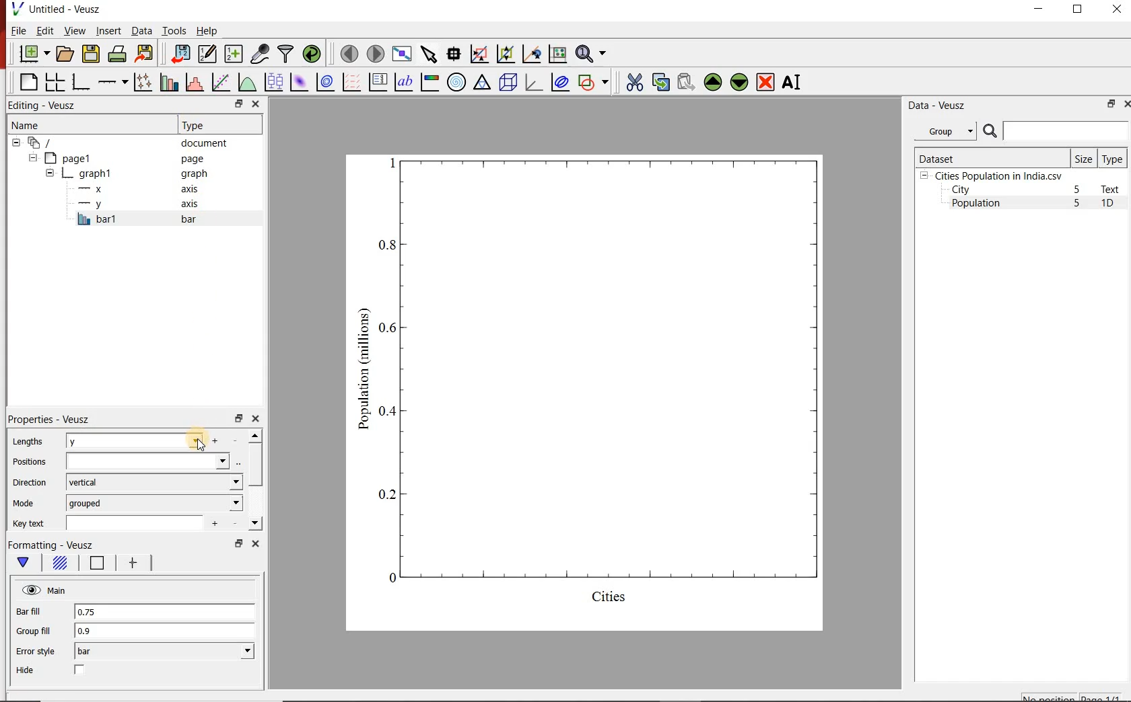 The width and height of the screenshot is (1131, 702). Describe the element at coordinates (238, 418) in the screenshot. I see `restore` at that location.